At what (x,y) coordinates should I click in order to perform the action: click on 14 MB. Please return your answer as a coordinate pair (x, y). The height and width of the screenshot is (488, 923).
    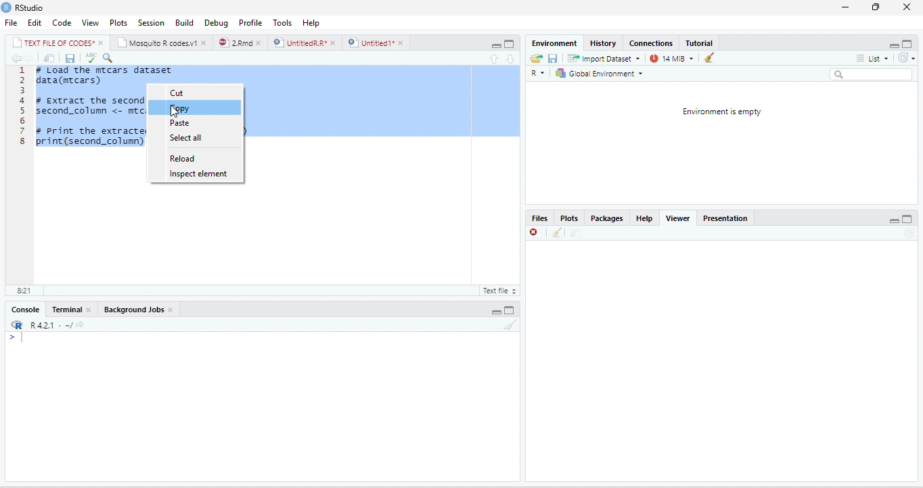
    Looking at the image, I should click on (672, 58).